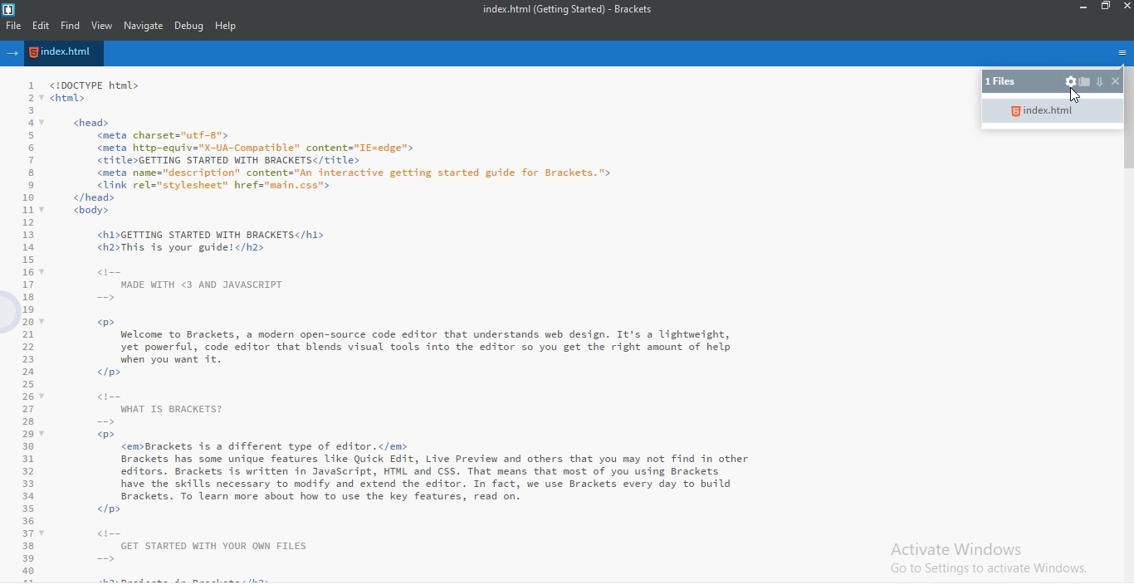  Describe the element at coordinates (1050, 110) in the screenshot. I see `index.html` at that location.